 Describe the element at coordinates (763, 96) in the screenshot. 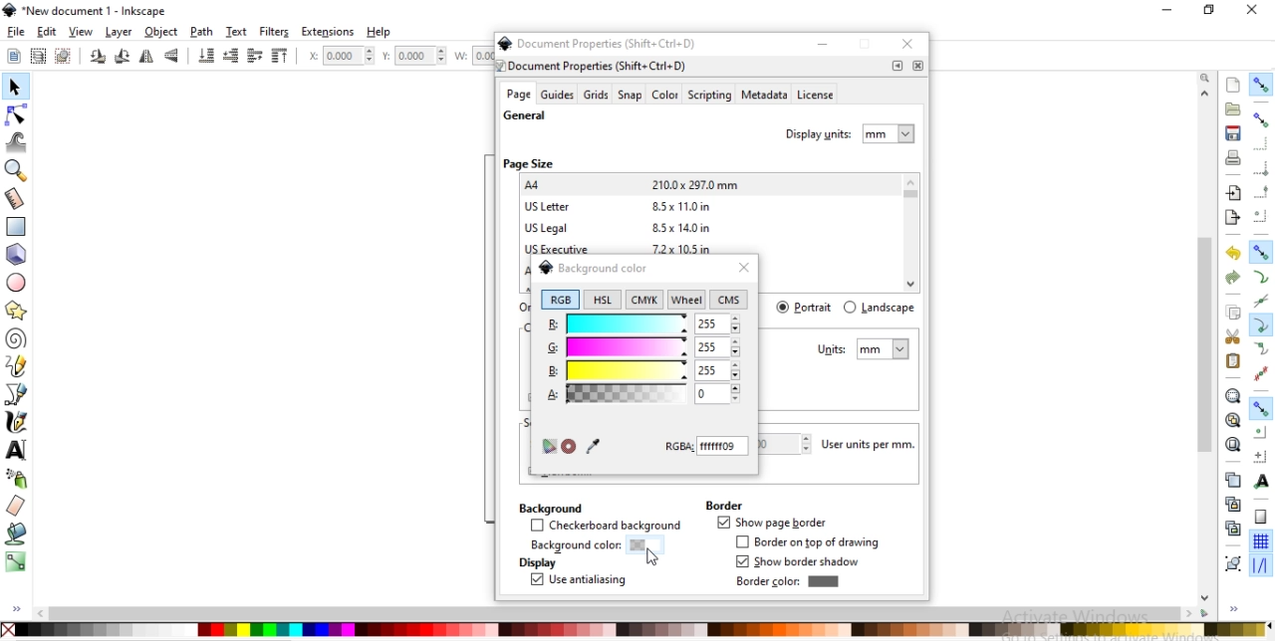

I see `metadata` at that location.